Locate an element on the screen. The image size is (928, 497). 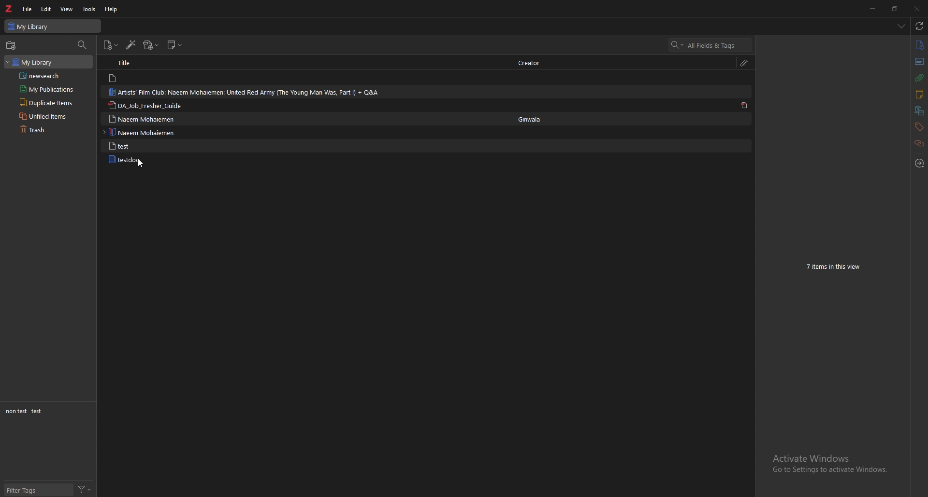
saved search is located at coordinates (51, 76).